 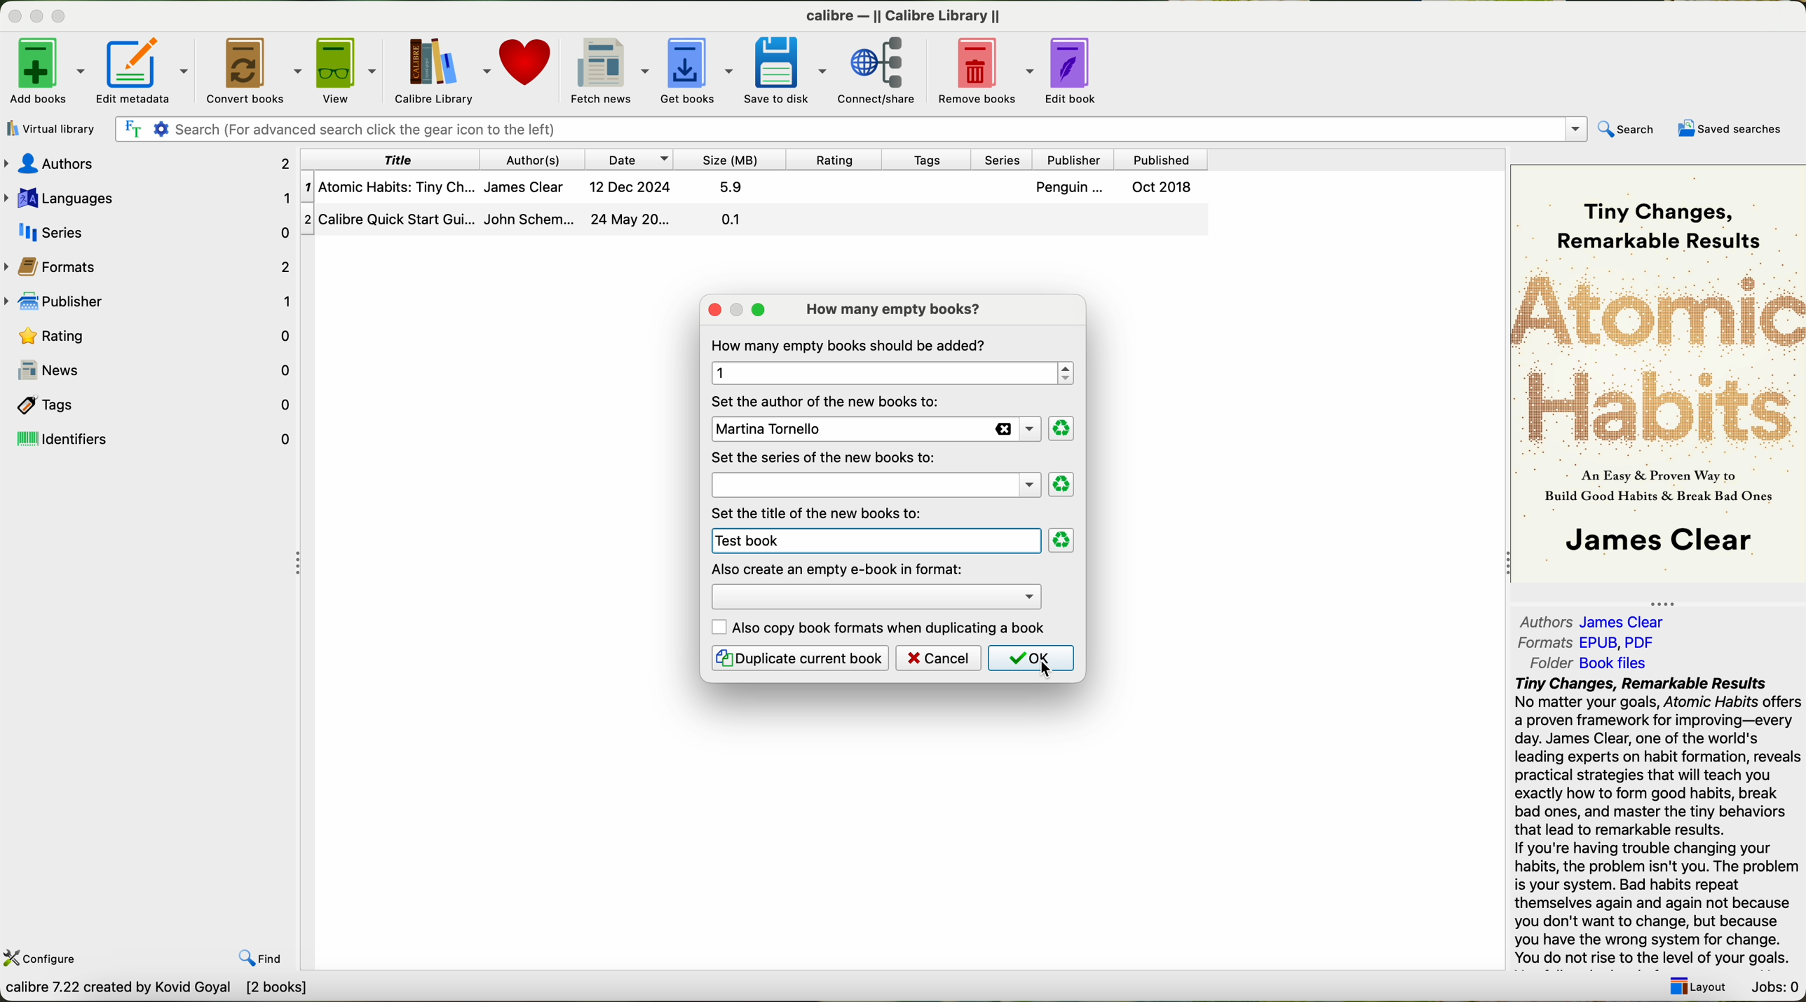 What do you see at coordinates (1079, 159) in the screenshot?
I see `publisher` at bounding box center [1079, 159].